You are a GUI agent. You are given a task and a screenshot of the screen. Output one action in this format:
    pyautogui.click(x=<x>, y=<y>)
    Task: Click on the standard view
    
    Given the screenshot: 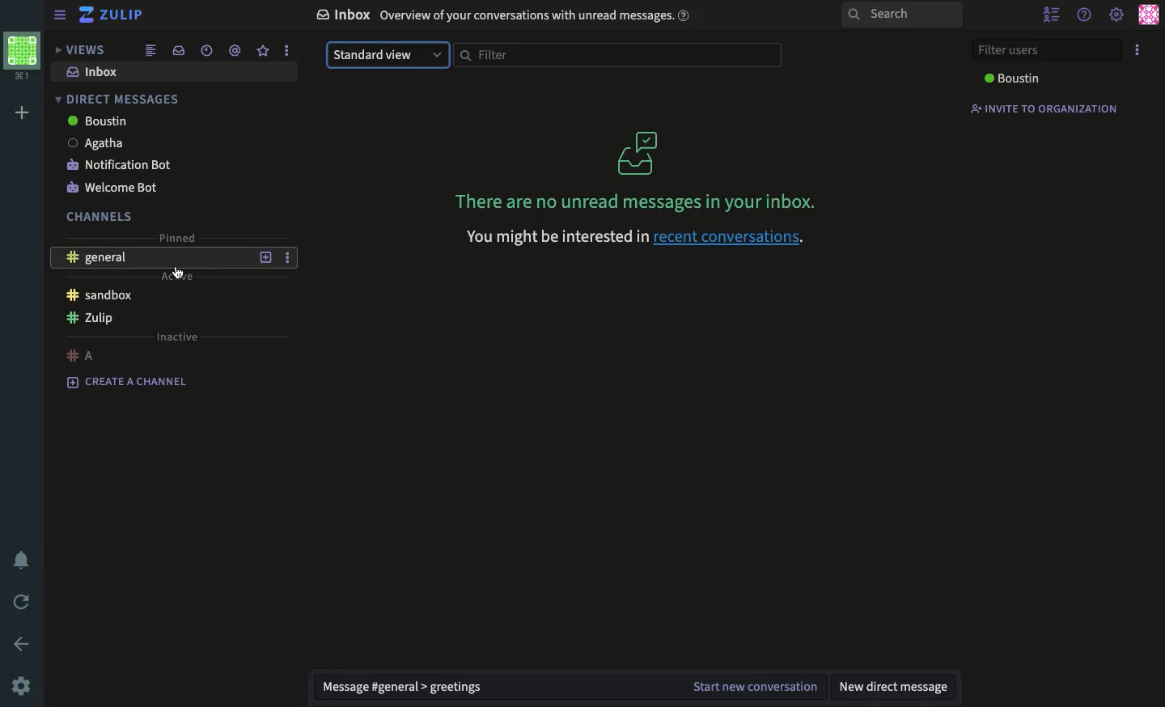 What is the action you would take?
    pyautogui.click(x=388, y=55)
    